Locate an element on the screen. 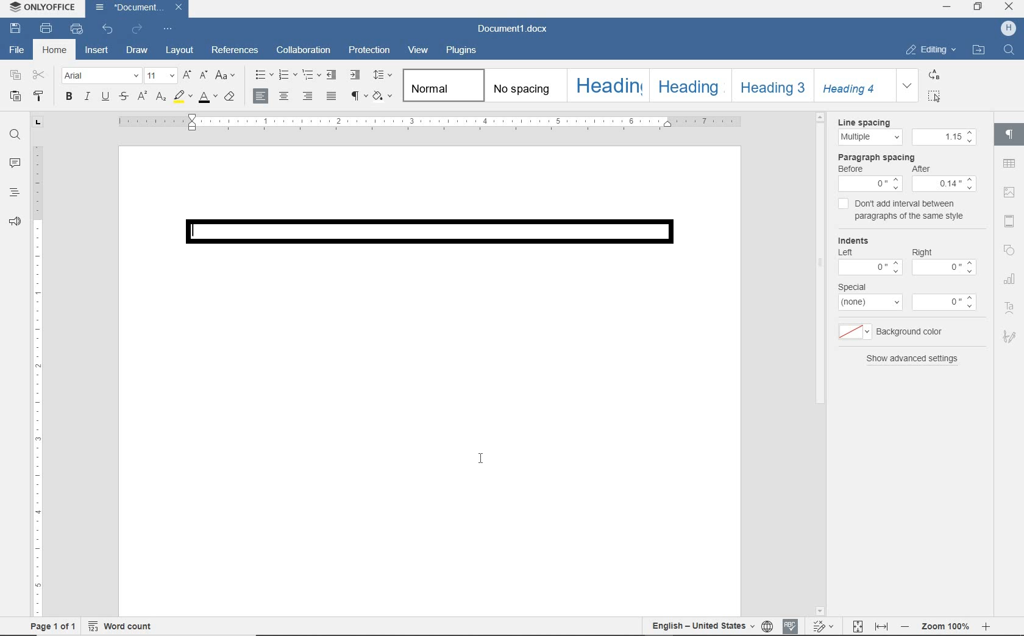  Paragraph Spacing: Before 0, After:0.14 is located at coordinates (901, 173).